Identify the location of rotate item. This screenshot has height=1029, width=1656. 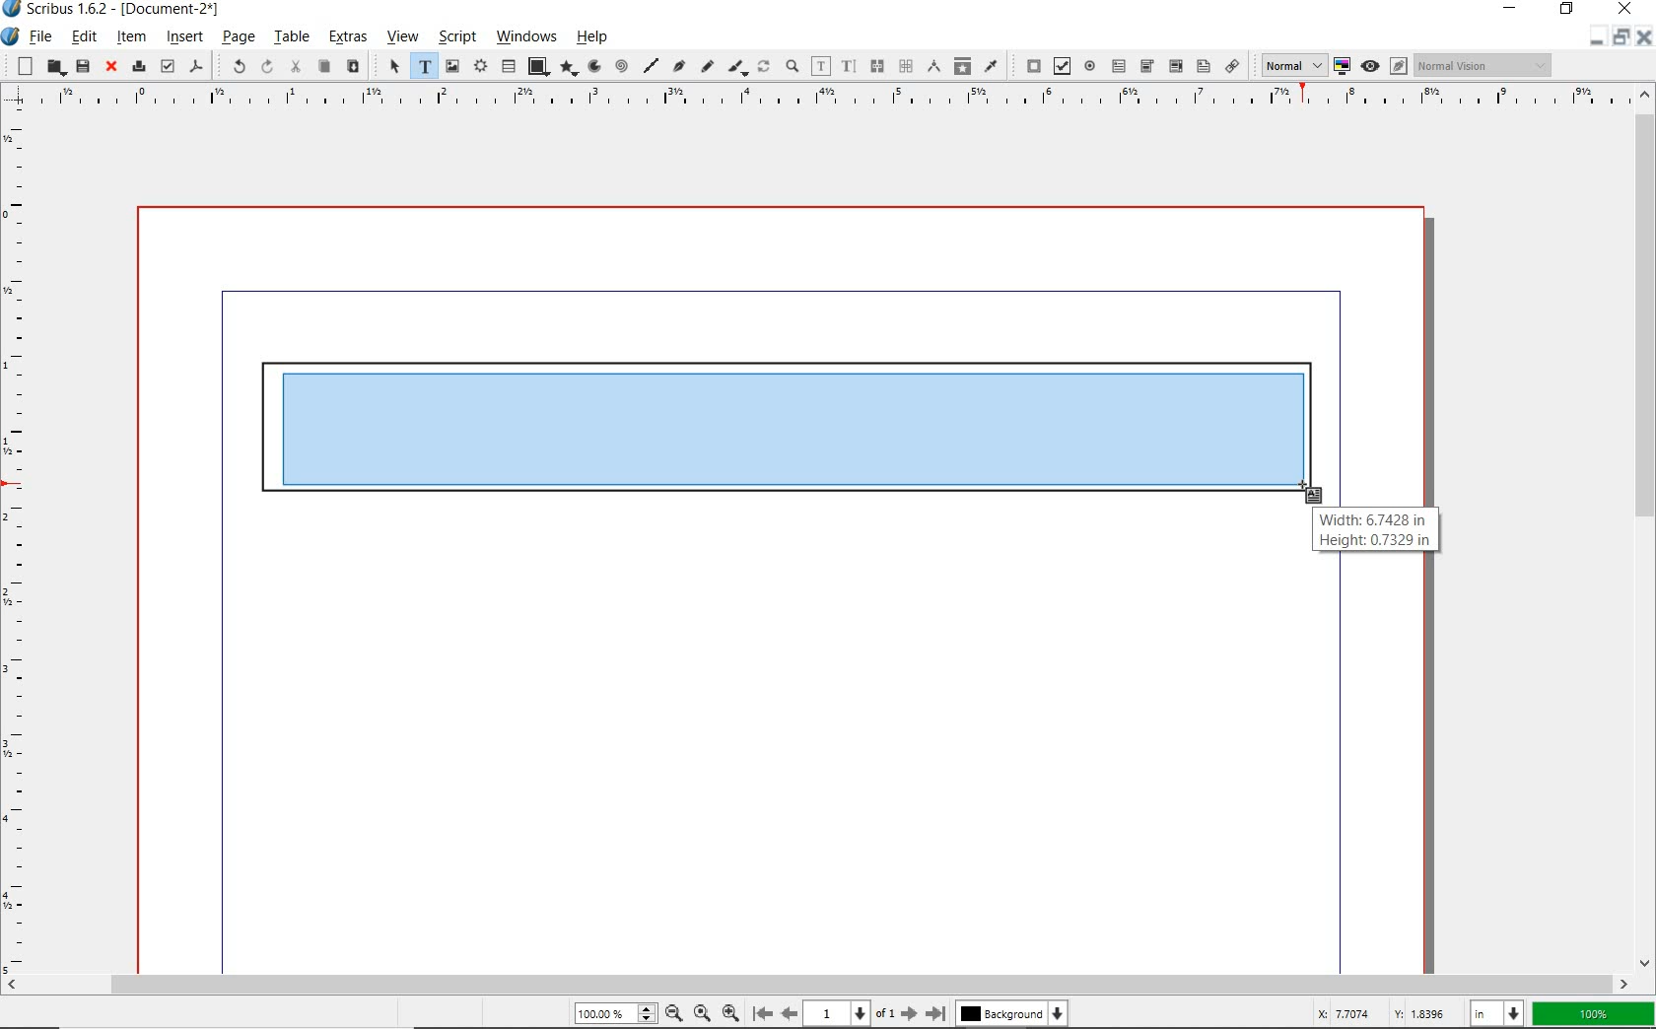
(763, 65).